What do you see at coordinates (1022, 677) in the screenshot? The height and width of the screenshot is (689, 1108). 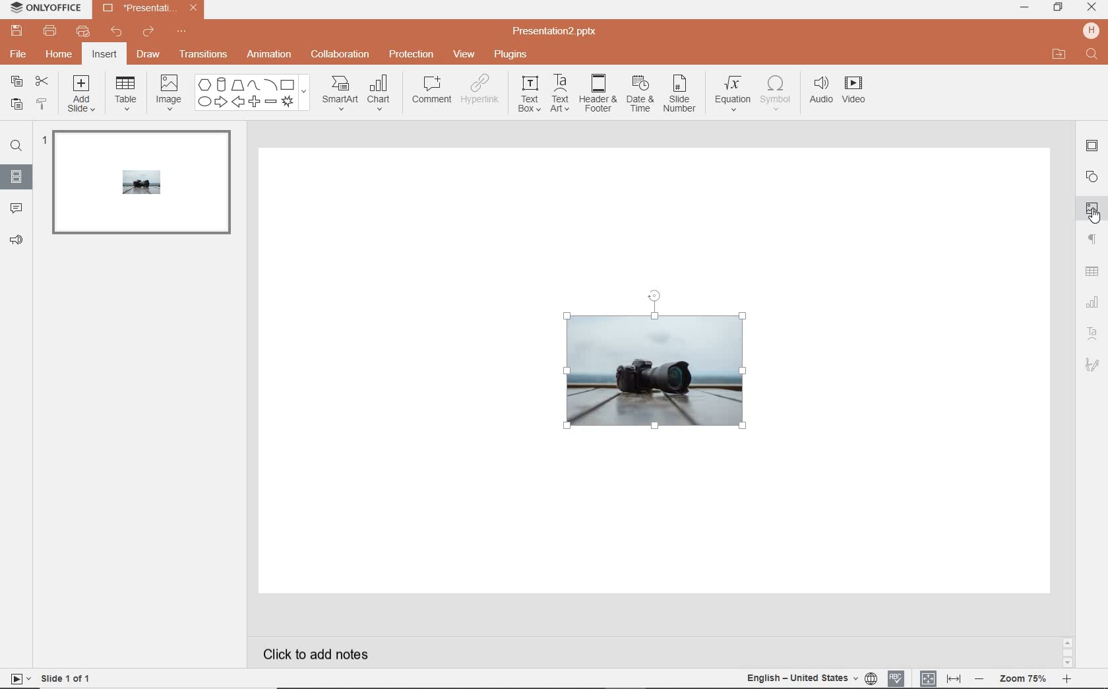 I see `zoom` at bounding box center [1022, 677].